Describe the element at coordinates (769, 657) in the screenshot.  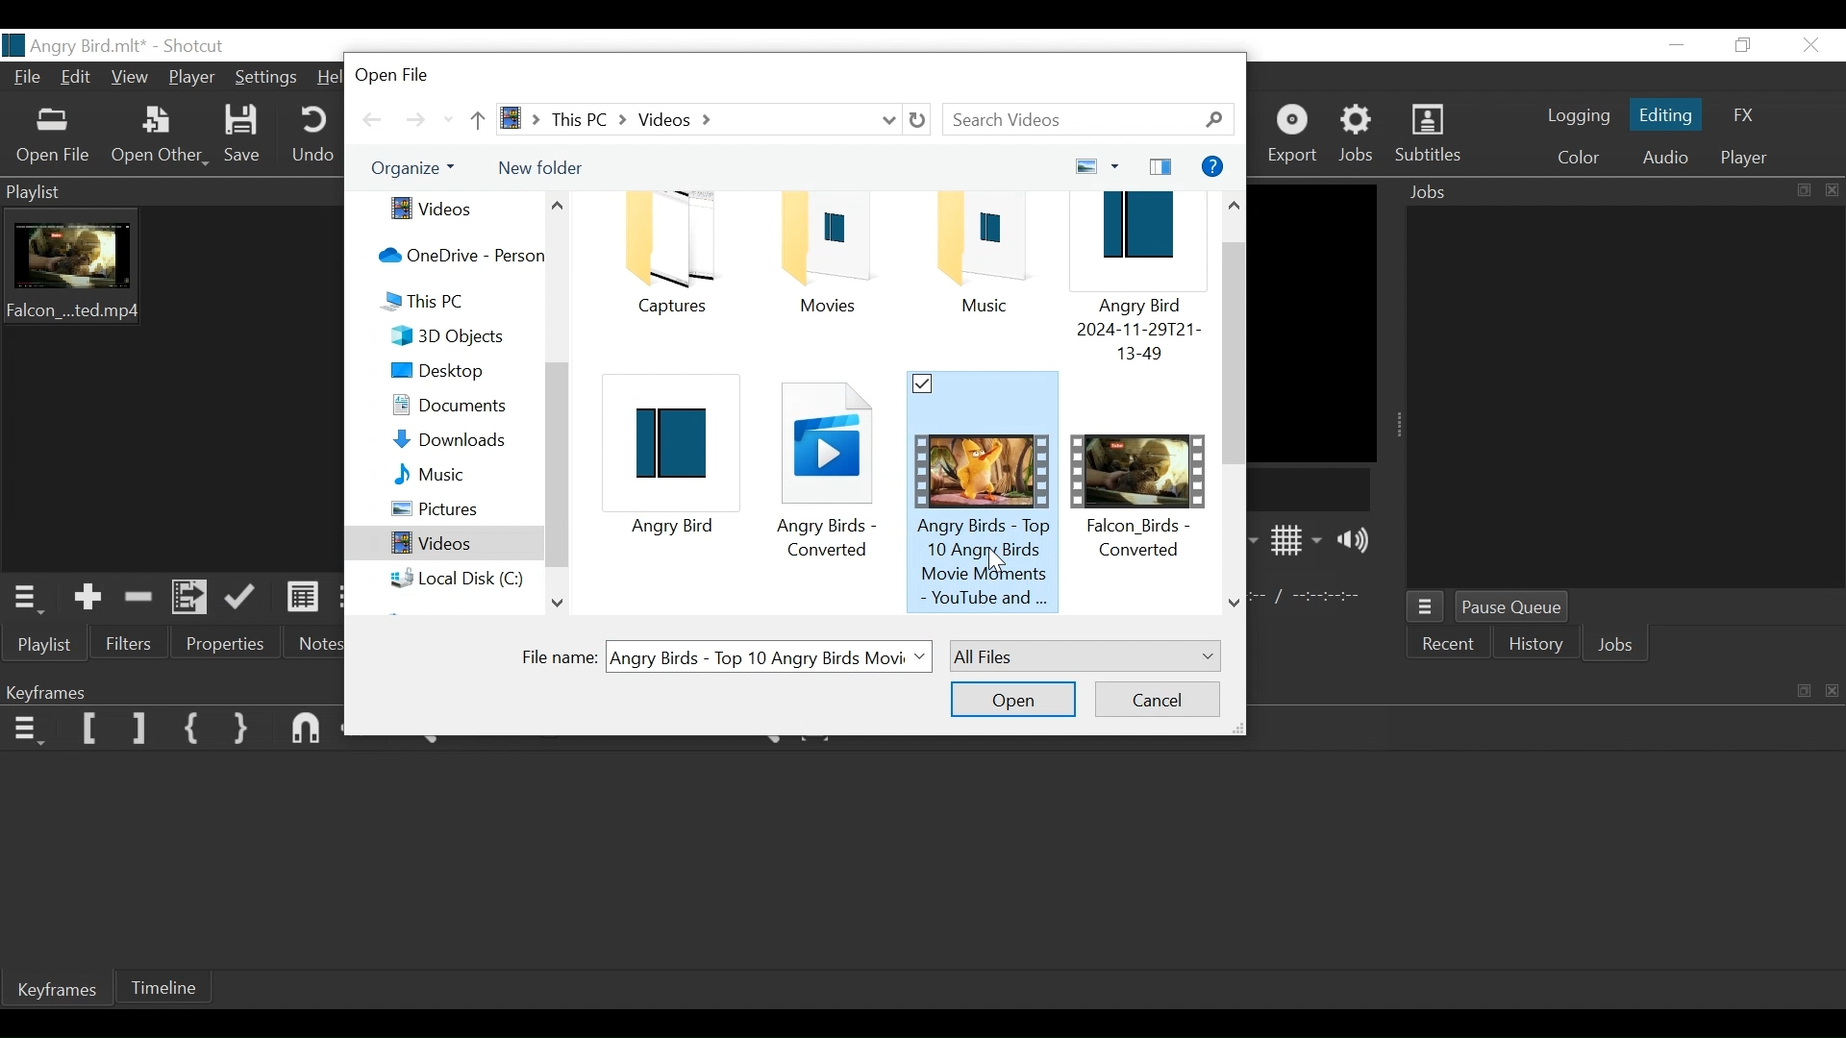
I see `Select File Nmae` at that location.